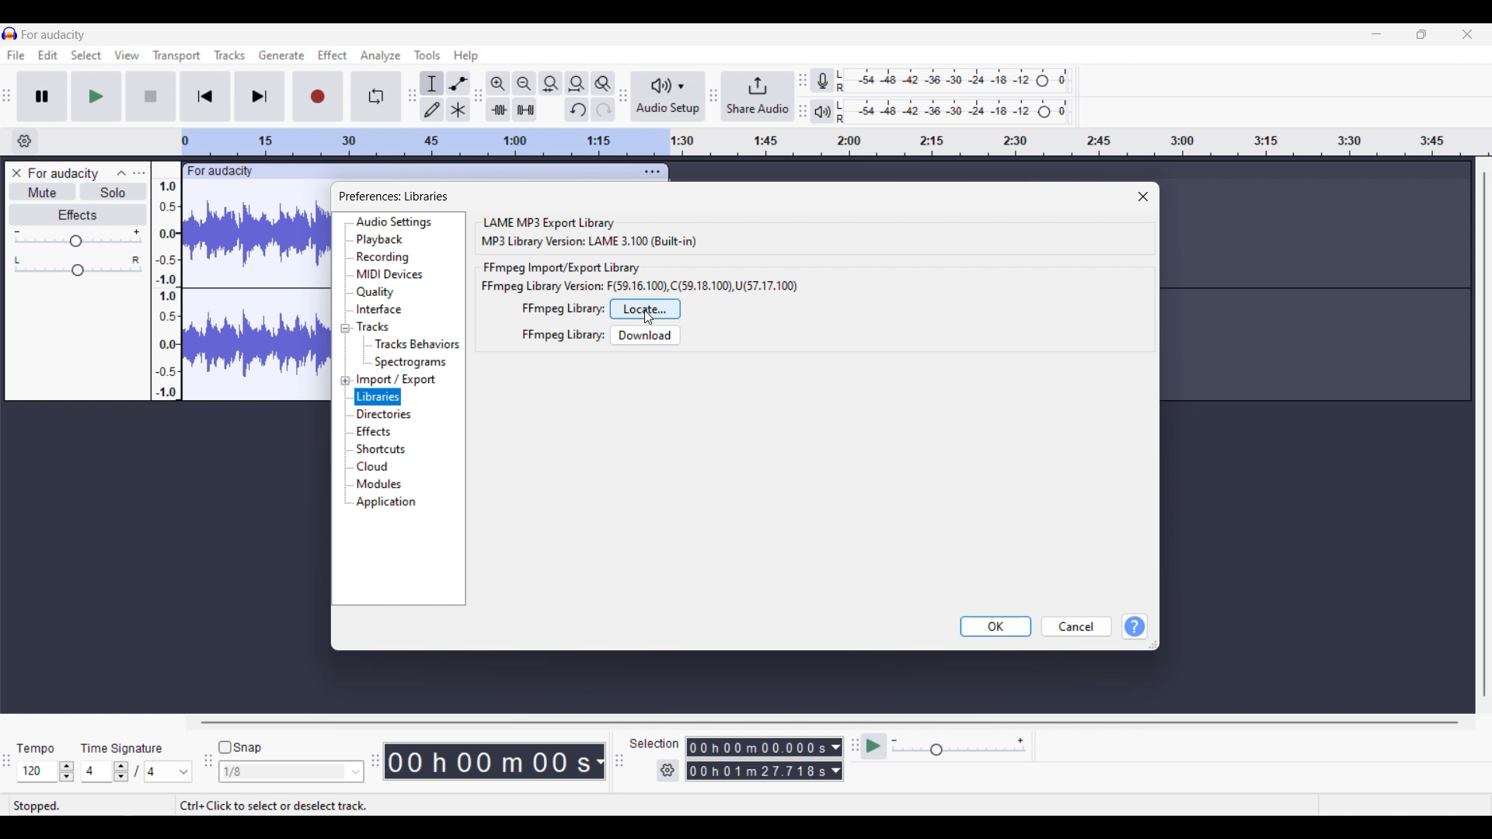 The image size is (1492, 839). Describe the element at coordinates (466, 57) in the screenshot. I see `Help menu` at that location.